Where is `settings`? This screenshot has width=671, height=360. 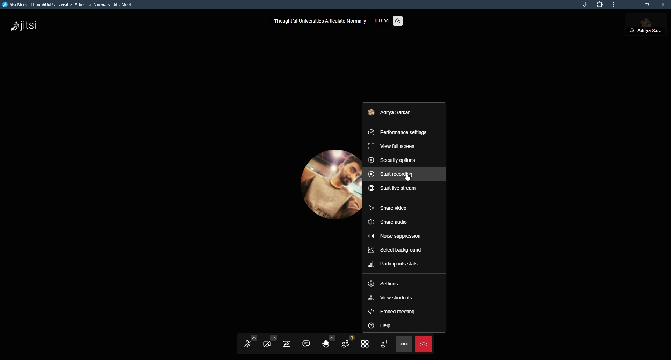
settings is located at coordinates (386, 282).